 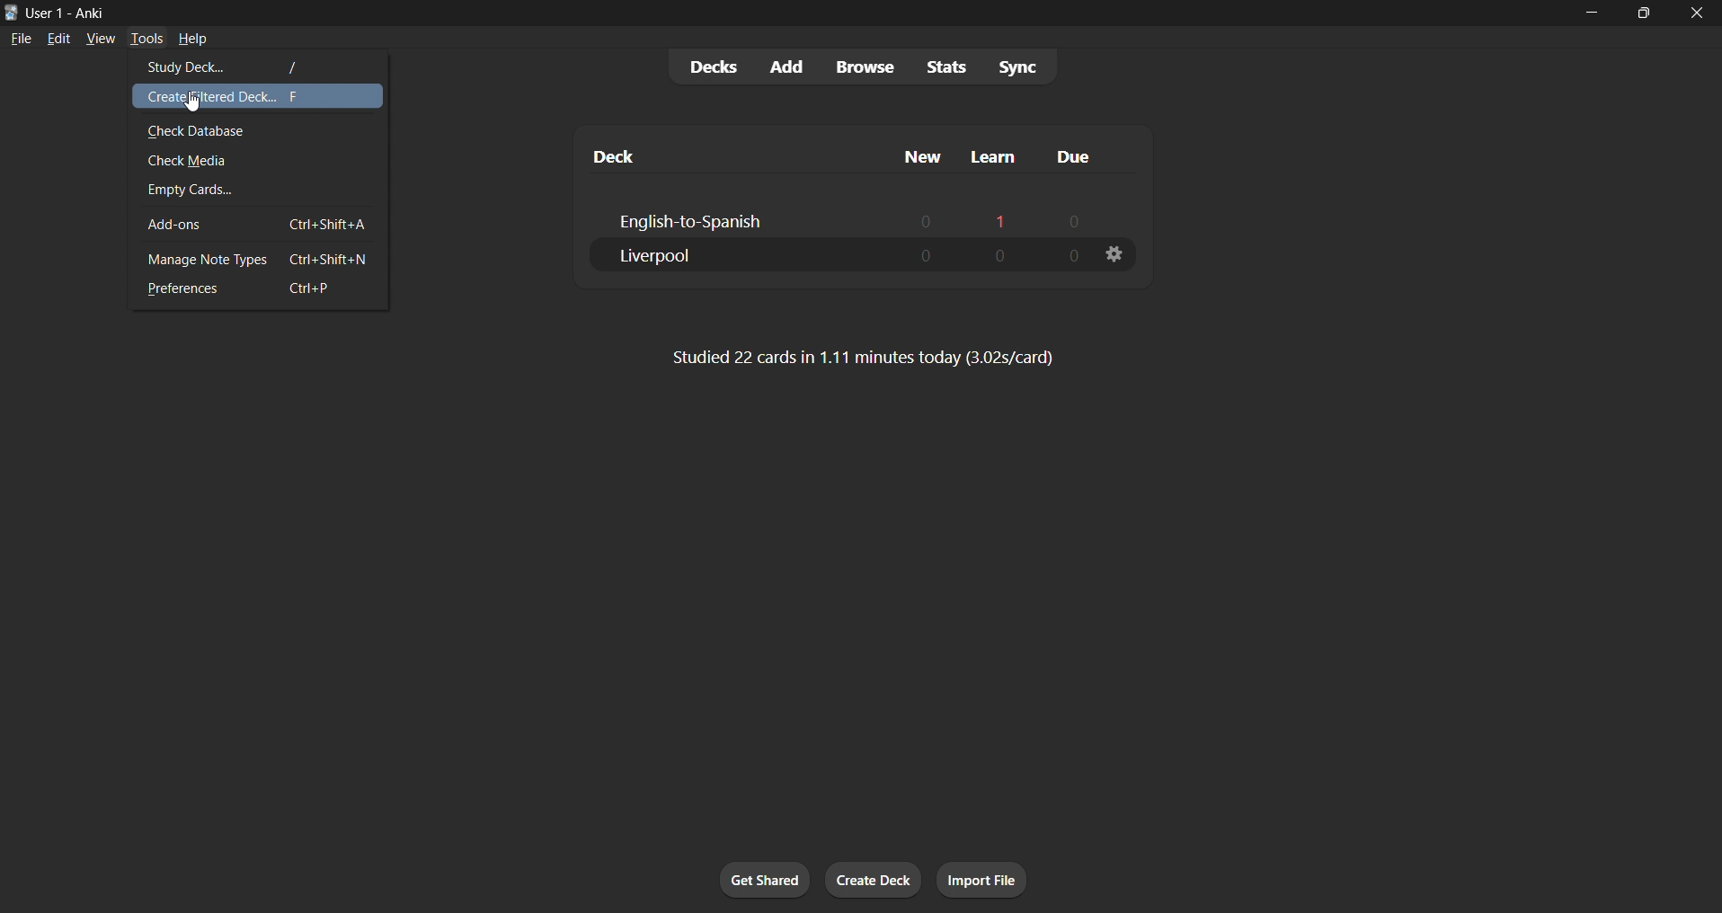 What do you see at coordinates (255, 223) in the screenshot?
I see `add-ons` at bounding box center [255, 223].